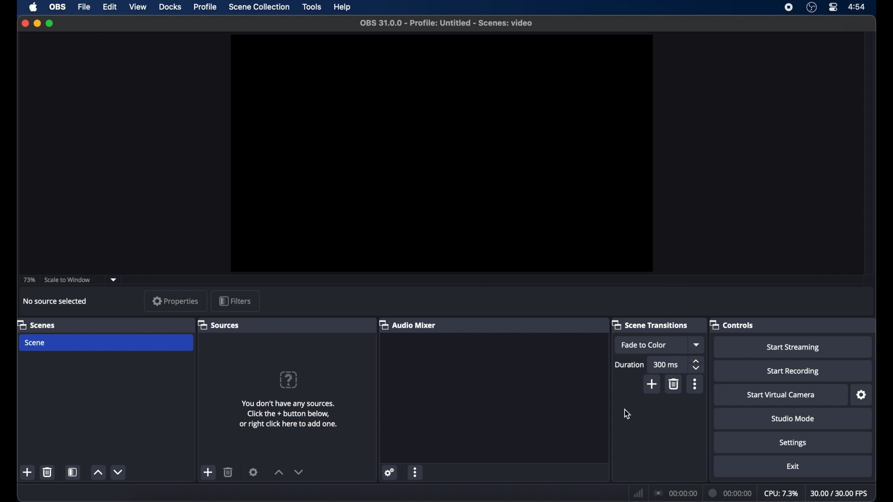 The height and width of the screenshot is (502, 893). Describe the element at coordinates (407, 324) in the screenshot. I see `audio mixer` at that location.